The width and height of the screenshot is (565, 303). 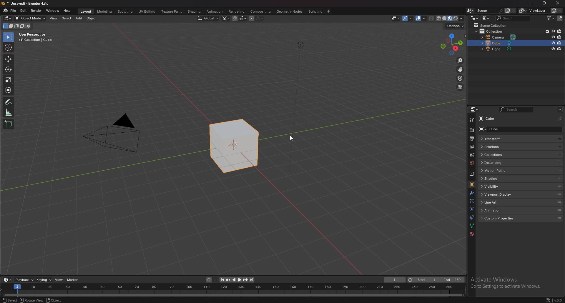 What do you see at coordinates (551, 18) in the screenshot?
I see `filter` at bounding box center [551, 18].